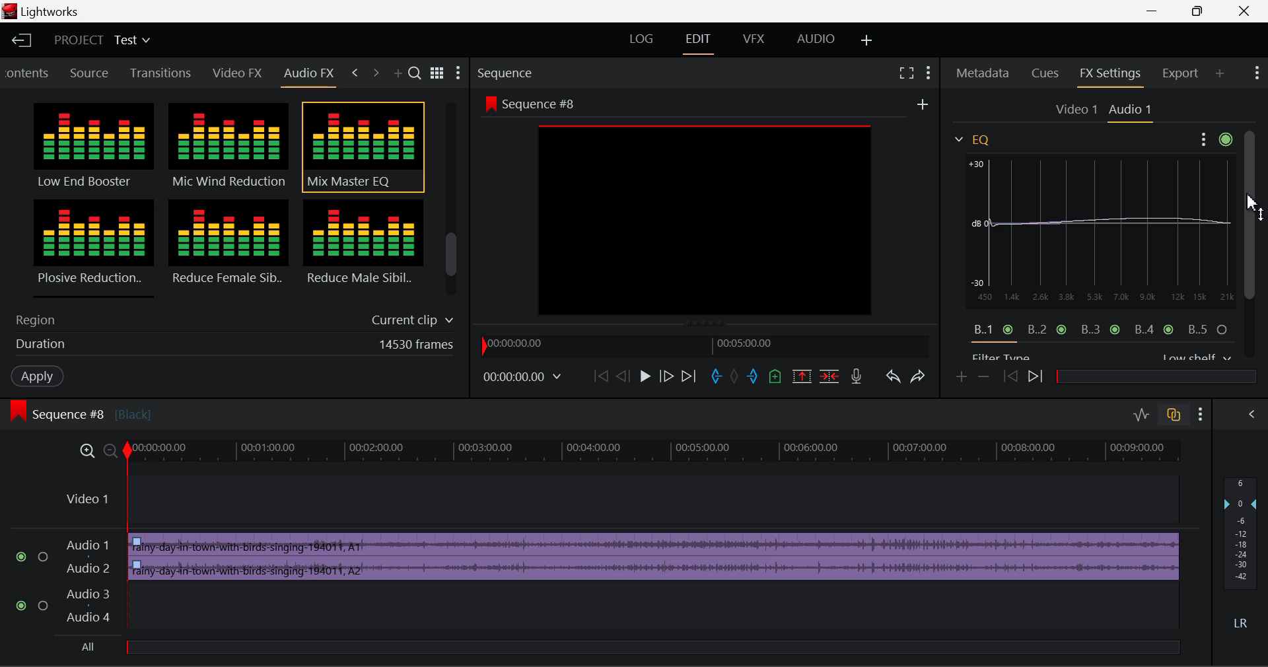  I want to click on AUDIO Layout, so click(815, 40).